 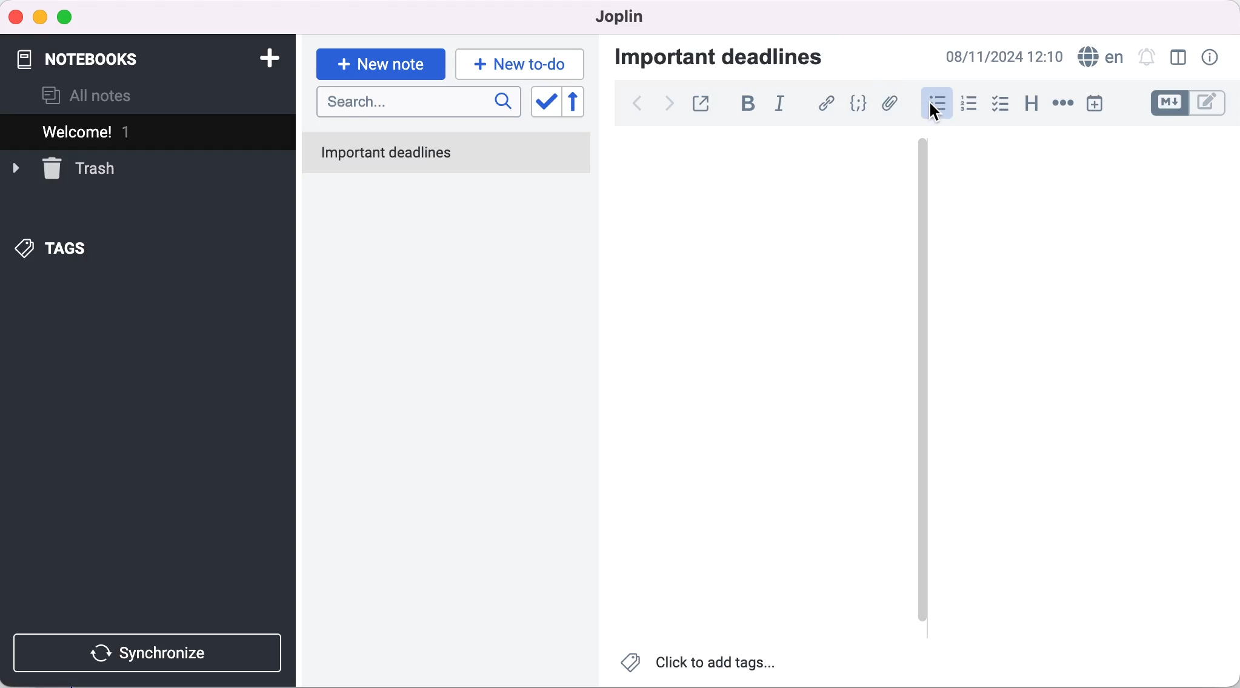 I want to click on minimize, so click(x=41, y=16).